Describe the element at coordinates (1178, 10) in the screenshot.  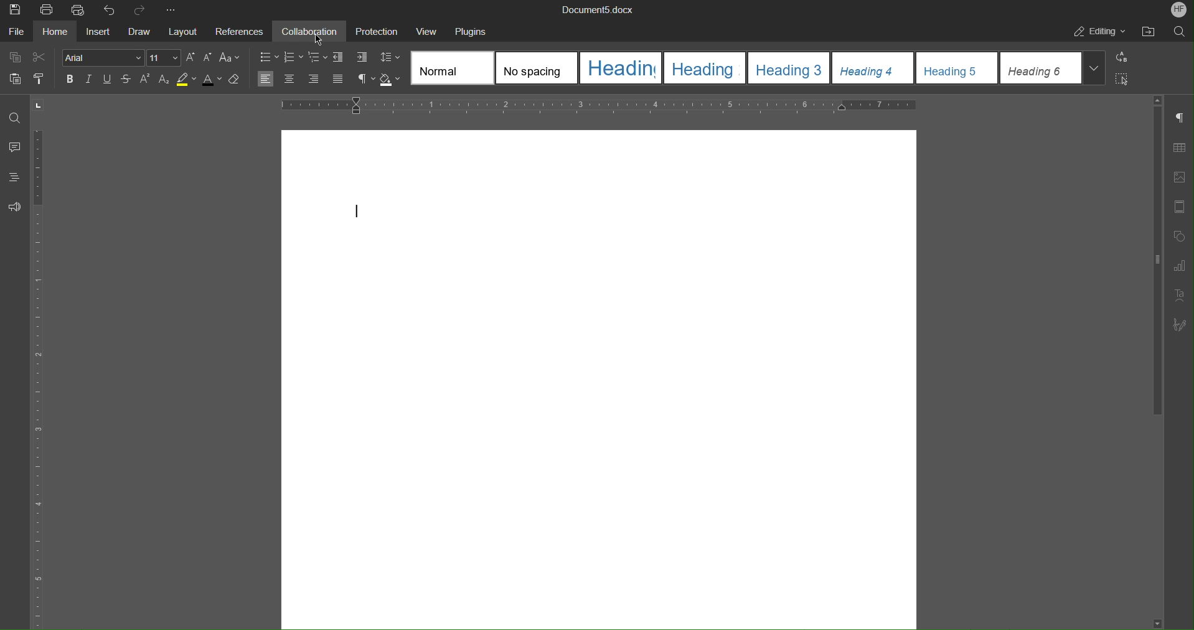
I see `Account` at that location.